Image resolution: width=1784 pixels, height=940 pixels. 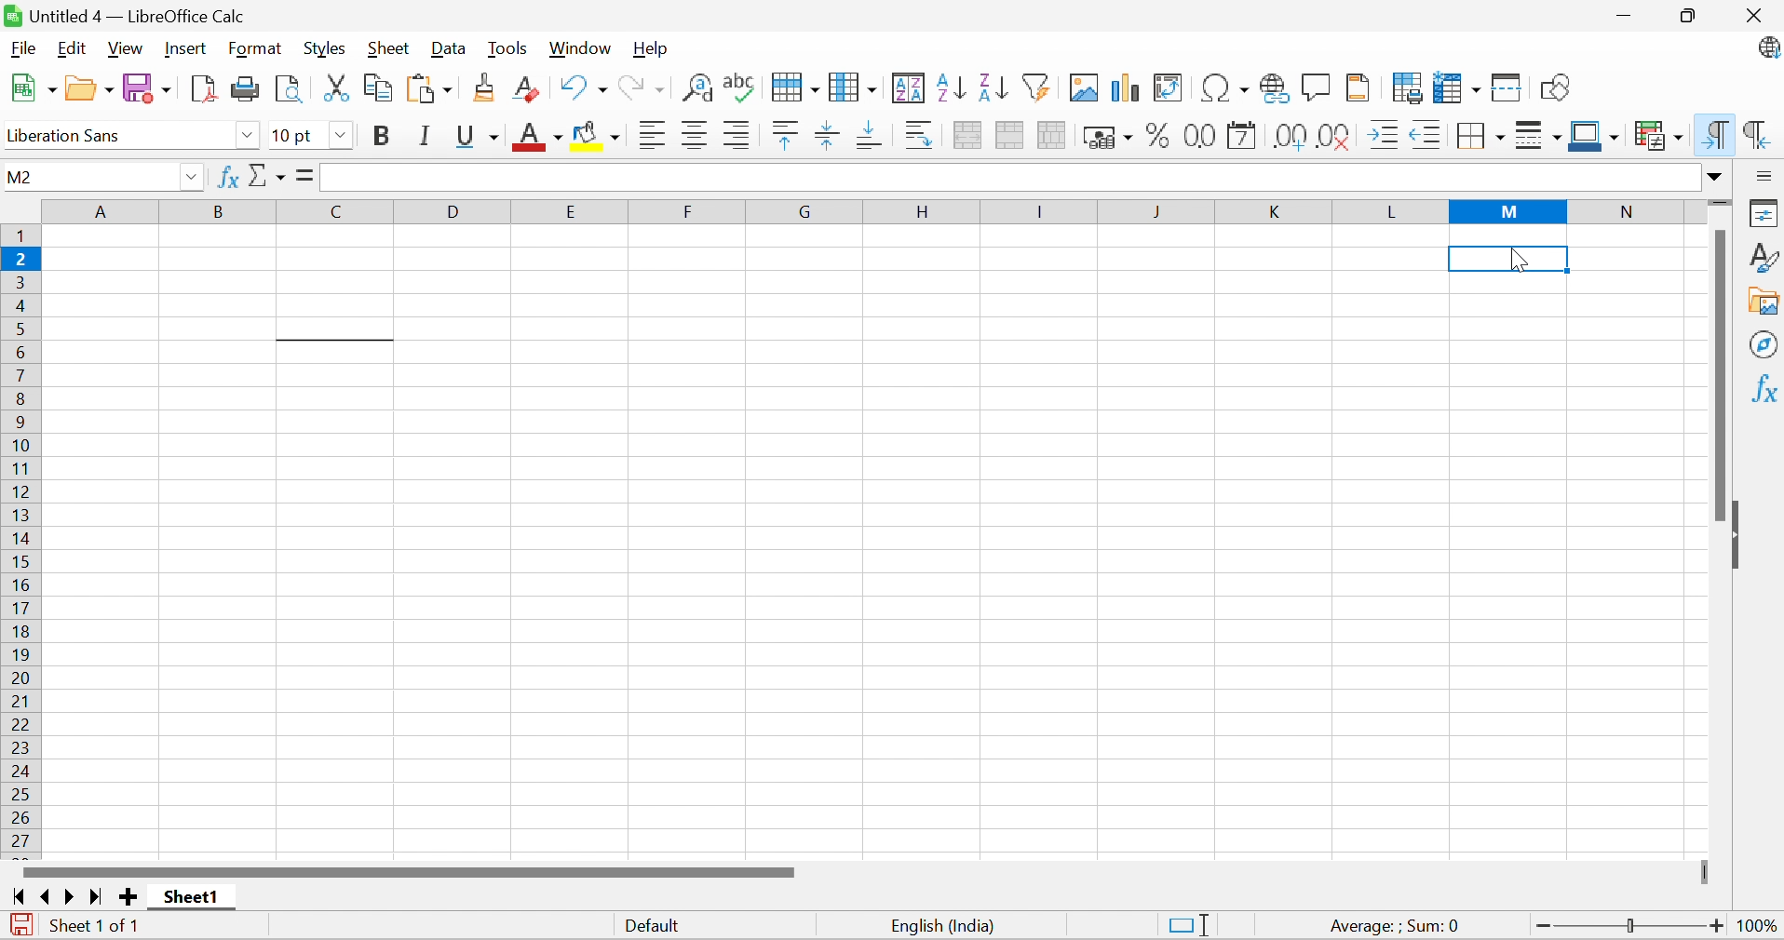 What do you see at coordinates (1396, 927) in the screenshot?
I see `verage ; Sum:0` at bounding box center [1396, 927].